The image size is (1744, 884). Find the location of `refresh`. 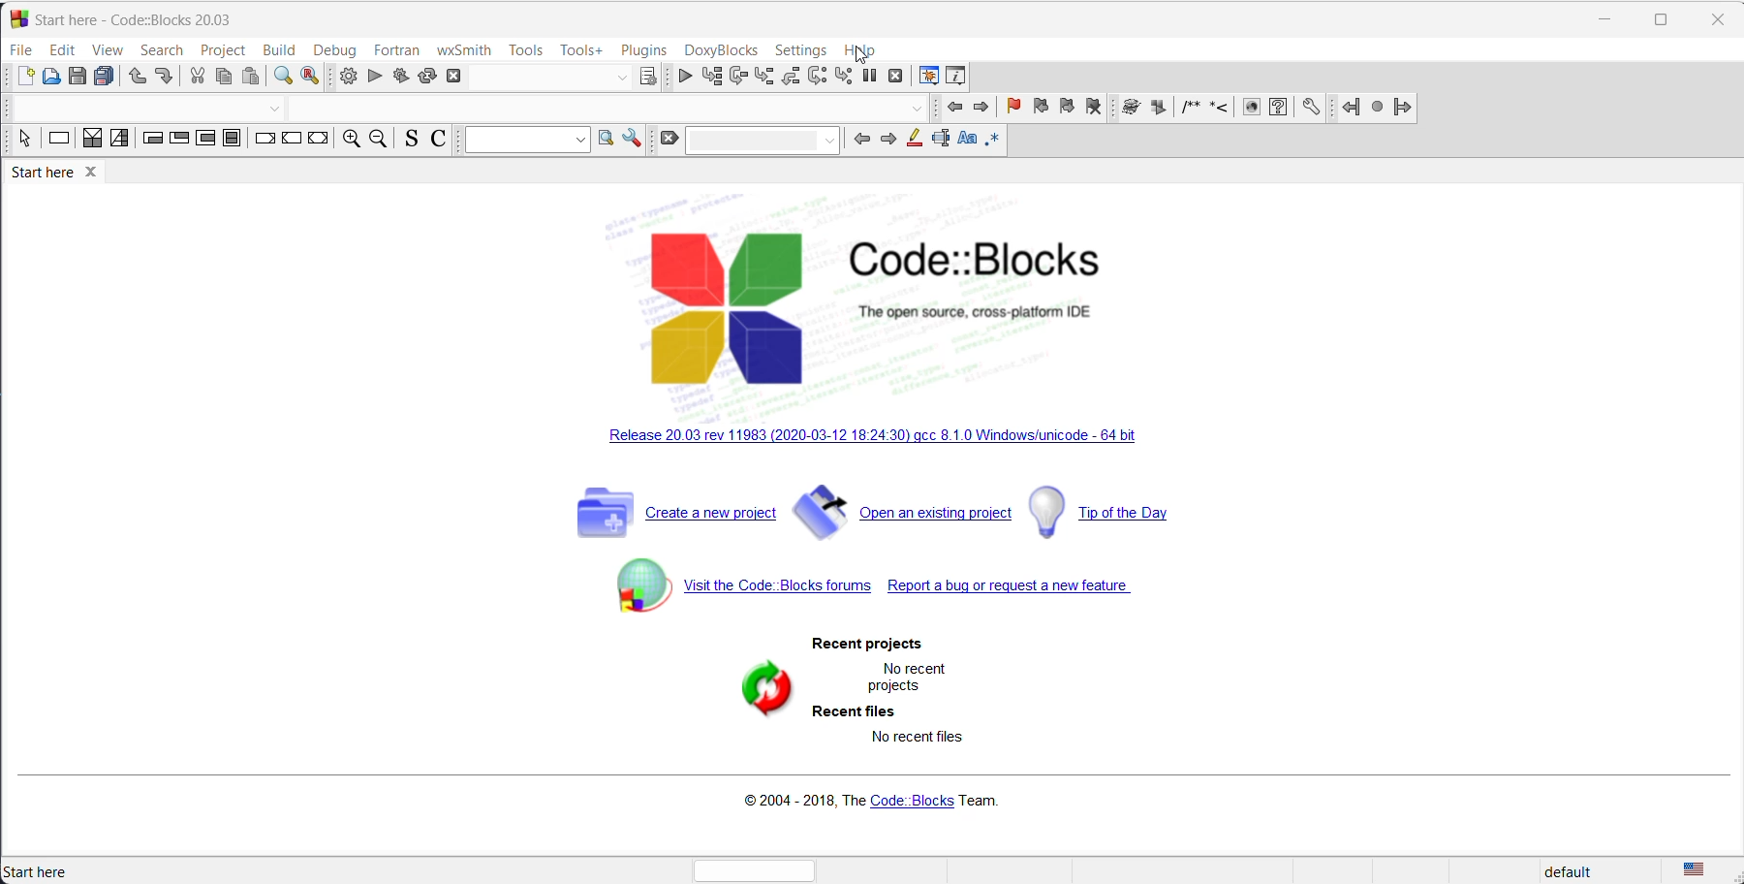

refresh is located at coordinates (758, 691).